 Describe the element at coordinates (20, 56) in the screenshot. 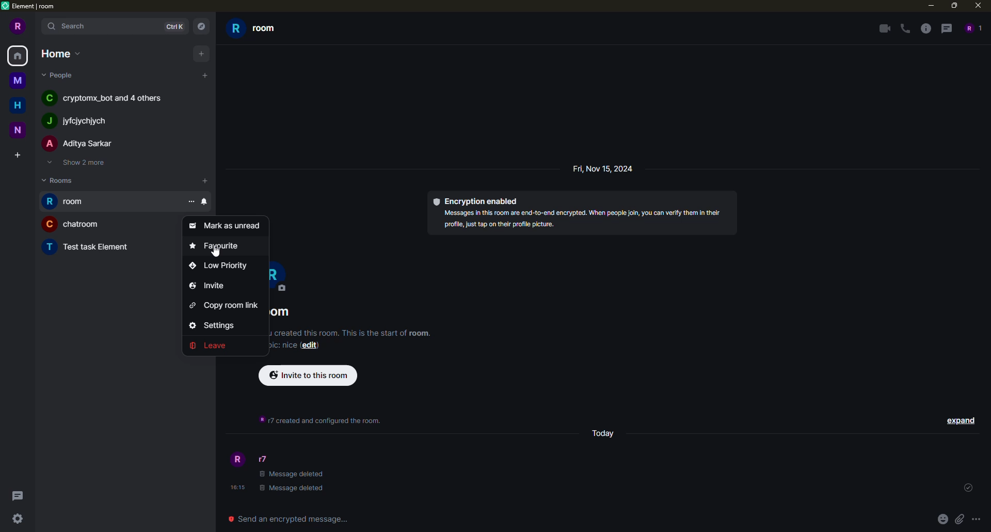

I see `home` at that location.